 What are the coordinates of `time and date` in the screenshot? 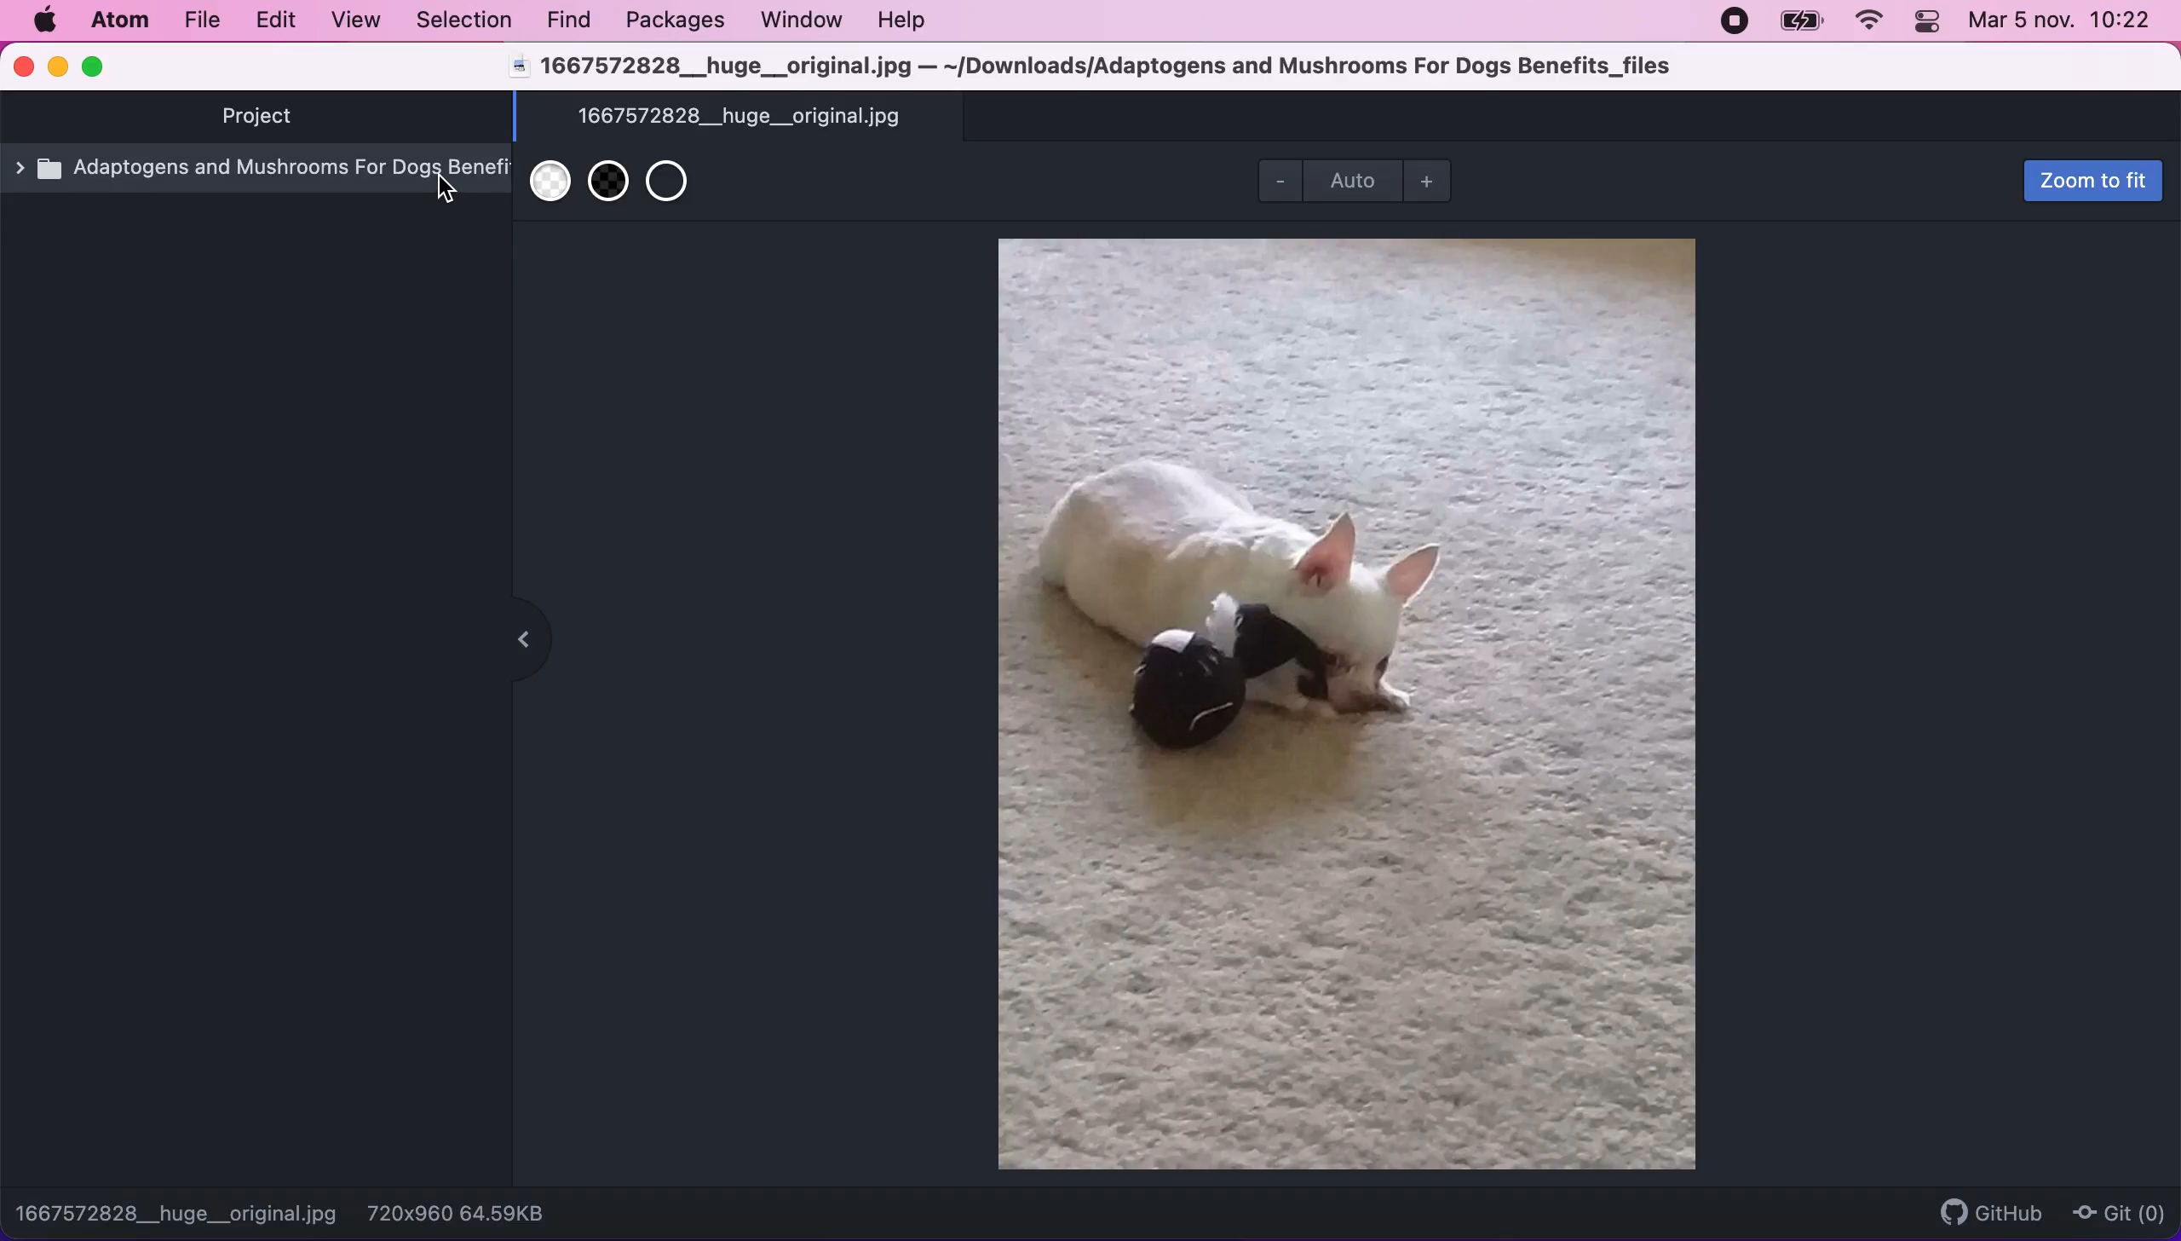 It's located at (2063, 22).